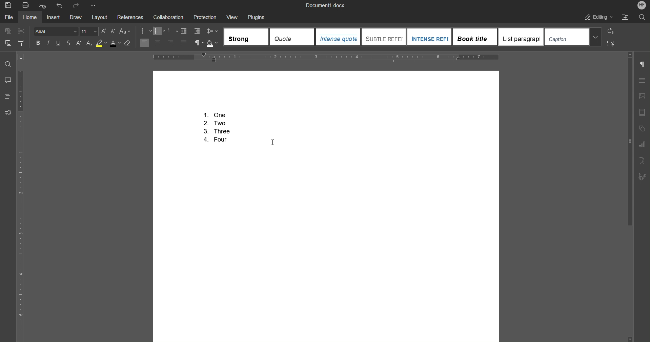 This screenshot has height=342, width=650. I want to click on Numbered List, so click(160, 31).